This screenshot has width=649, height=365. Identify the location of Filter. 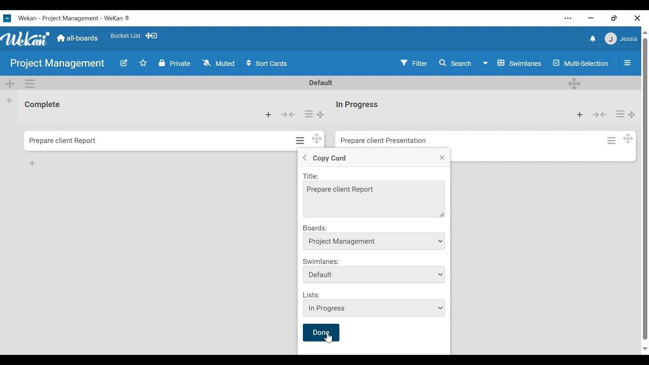
(416, 63).